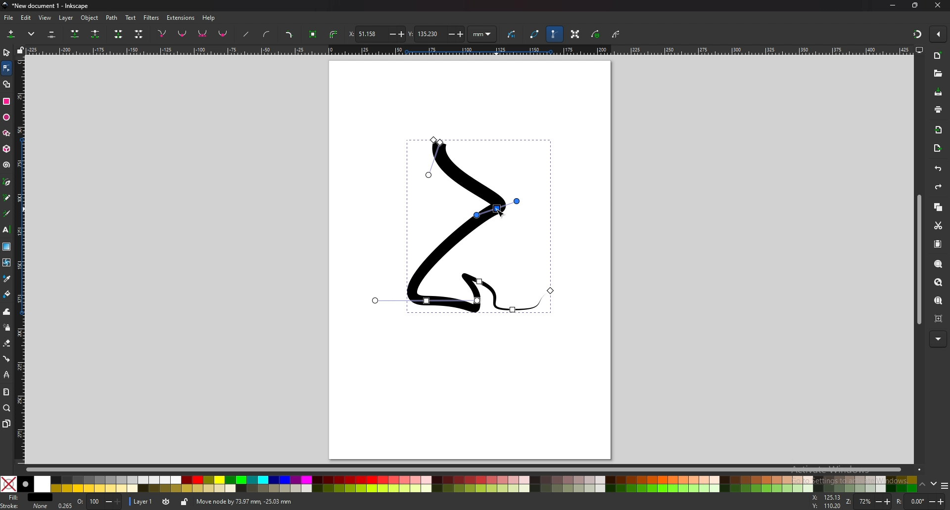 The width and height of the screenshot is (950, 510). What do you see at coordinates (915, 6) in the screenshot?
I see `resize` at bounding box center [915, 6].